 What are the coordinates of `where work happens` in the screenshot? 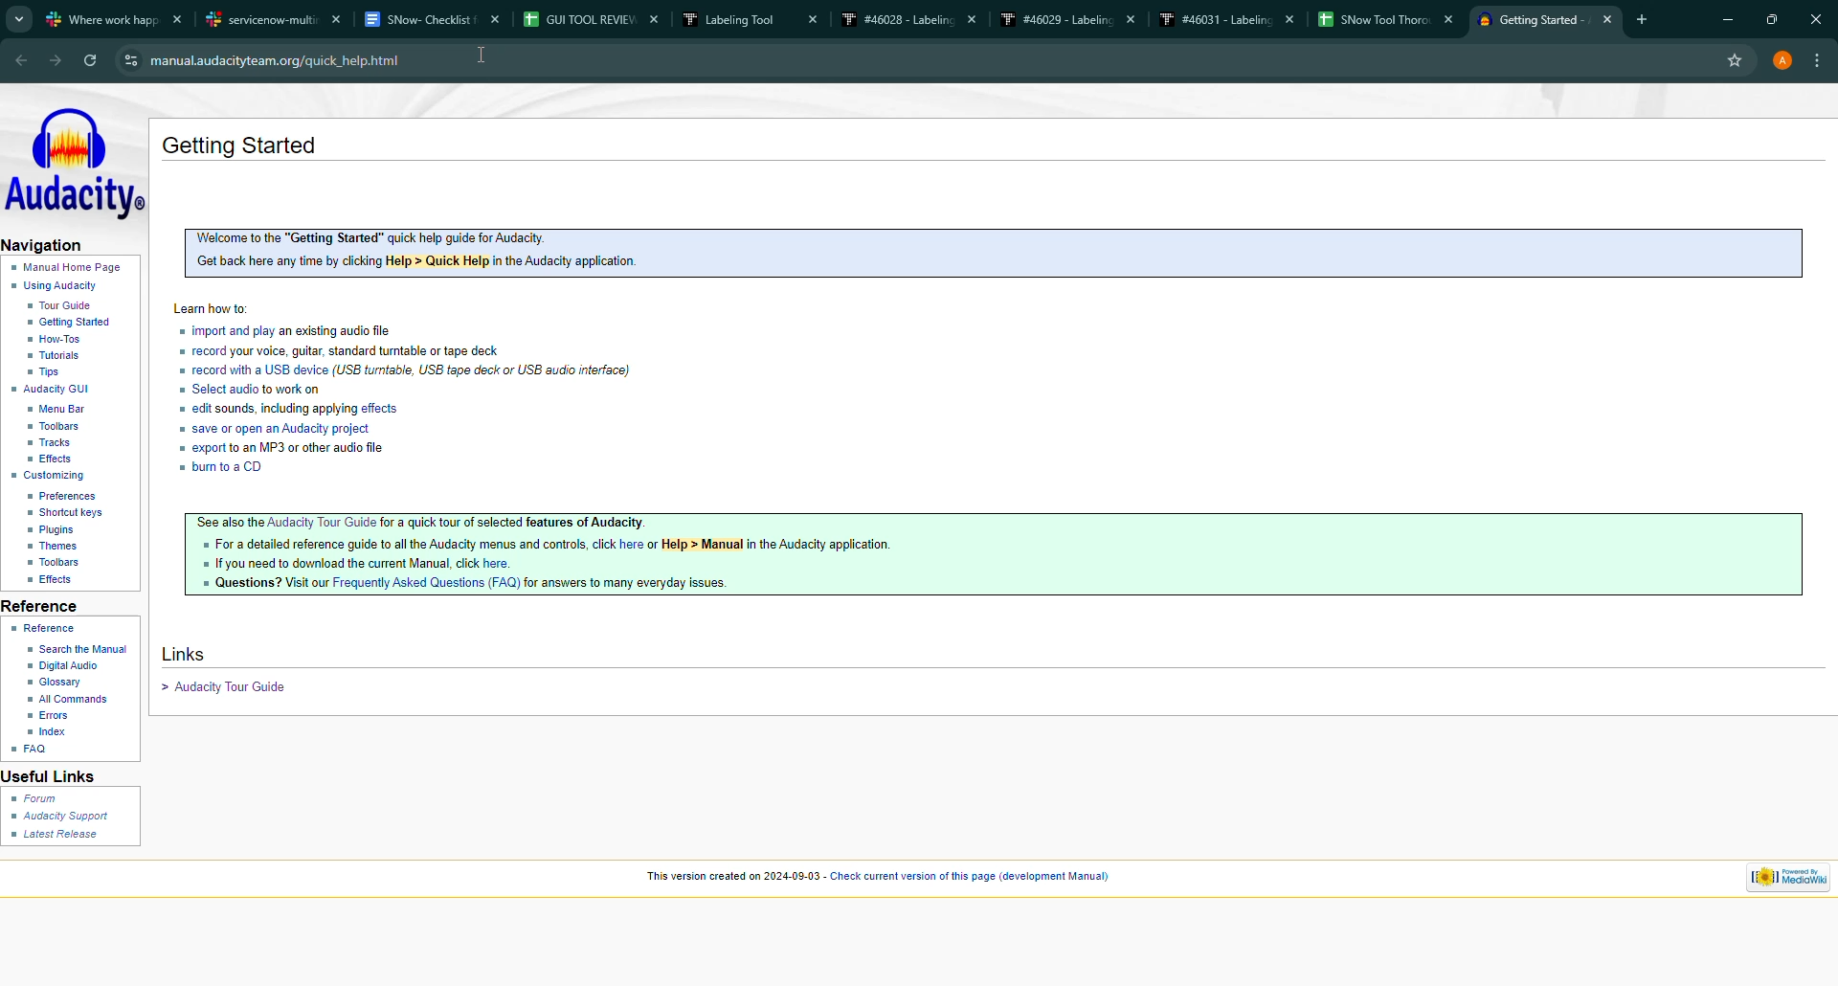 It's located at (113, 20).